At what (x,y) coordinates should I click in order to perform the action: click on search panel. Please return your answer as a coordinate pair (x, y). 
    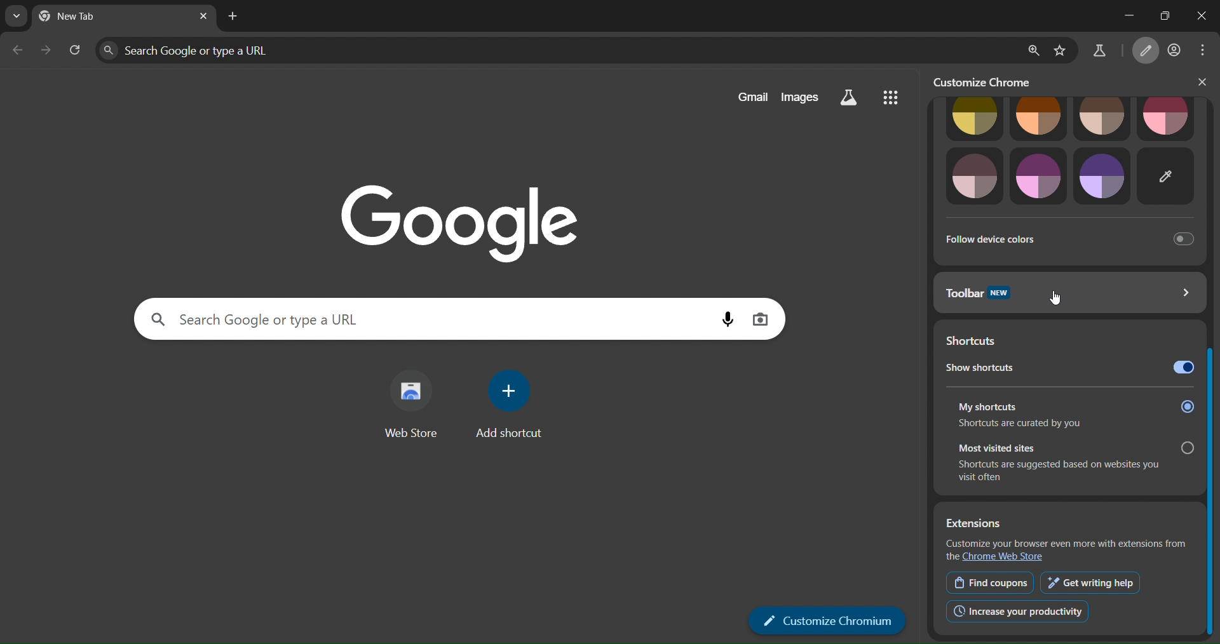
    Looking at the image, I should click on (421, 319).